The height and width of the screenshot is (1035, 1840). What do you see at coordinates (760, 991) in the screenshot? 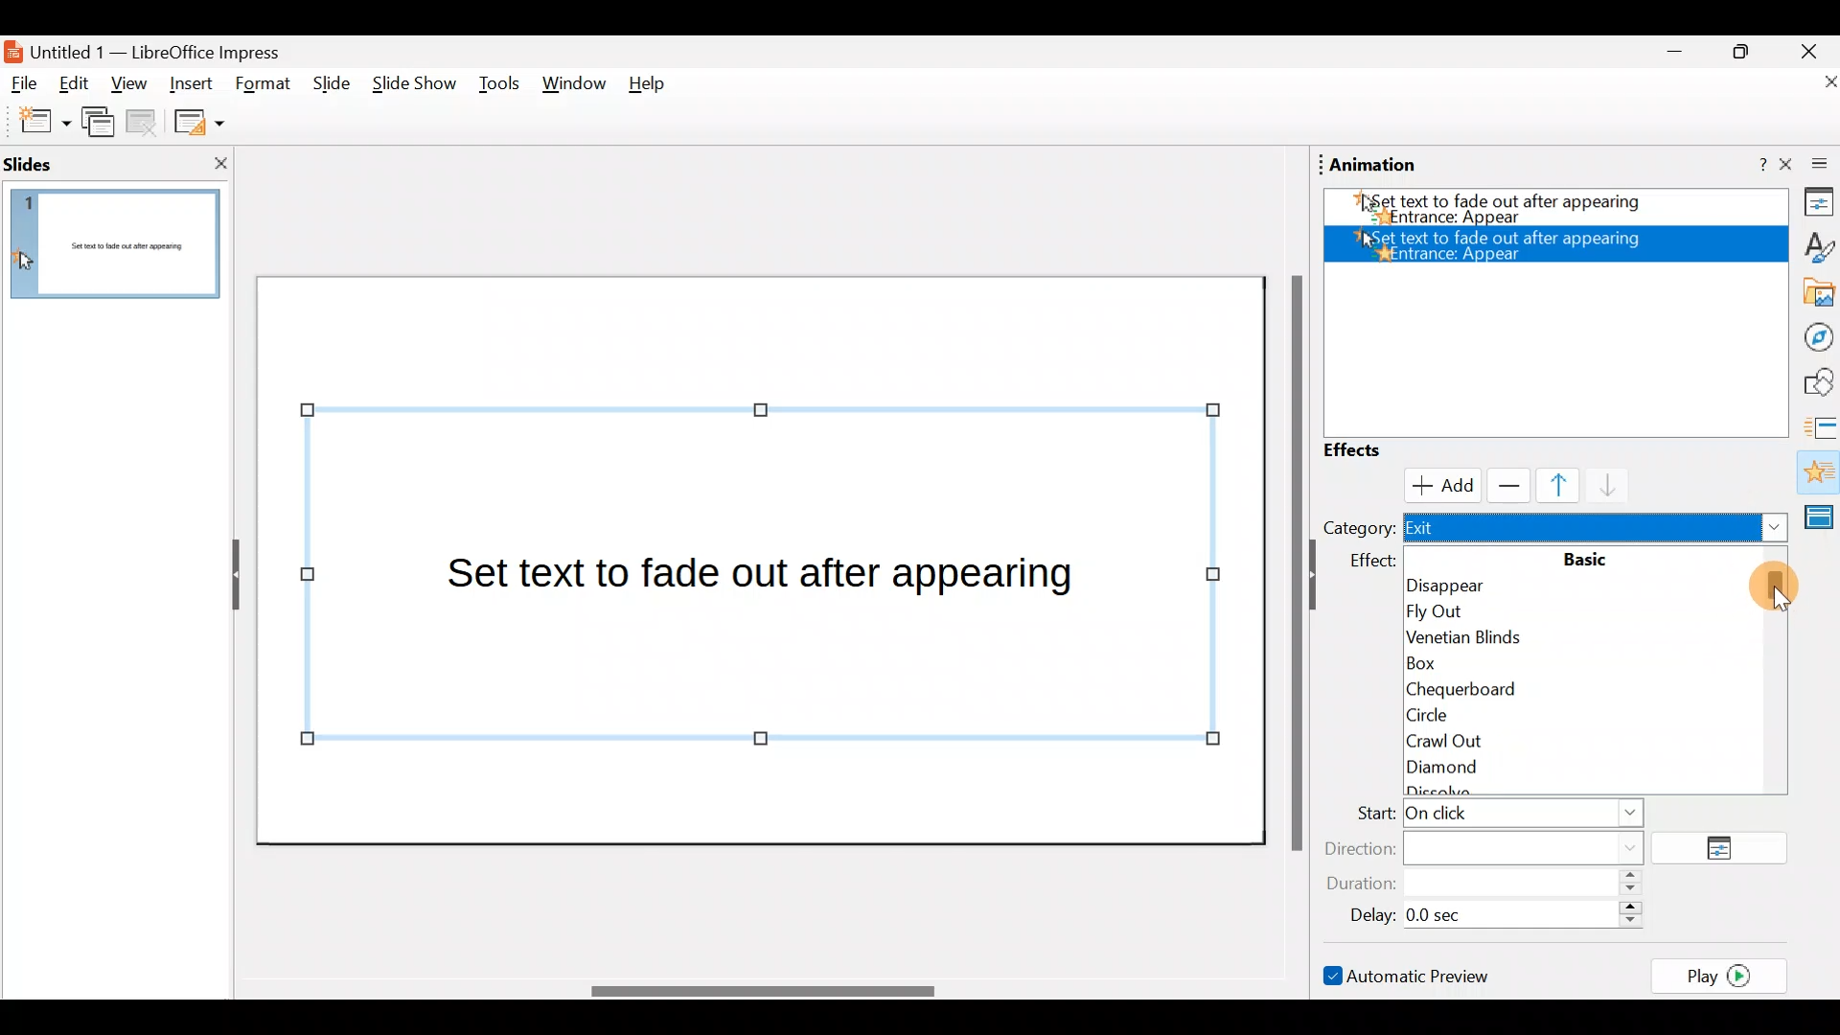
I see `Scroll bar` at bounding box center [760, 991].